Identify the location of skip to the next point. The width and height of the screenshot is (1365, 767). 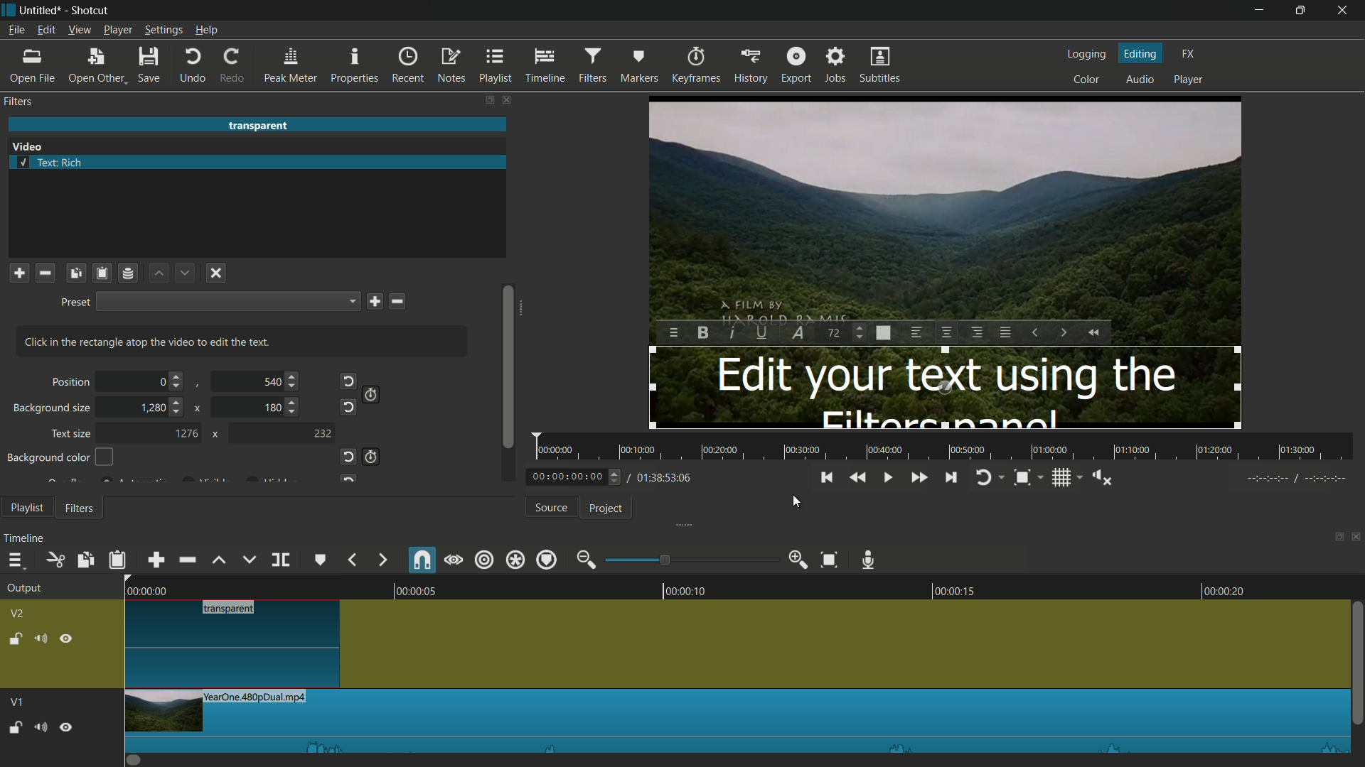
(952, 478).